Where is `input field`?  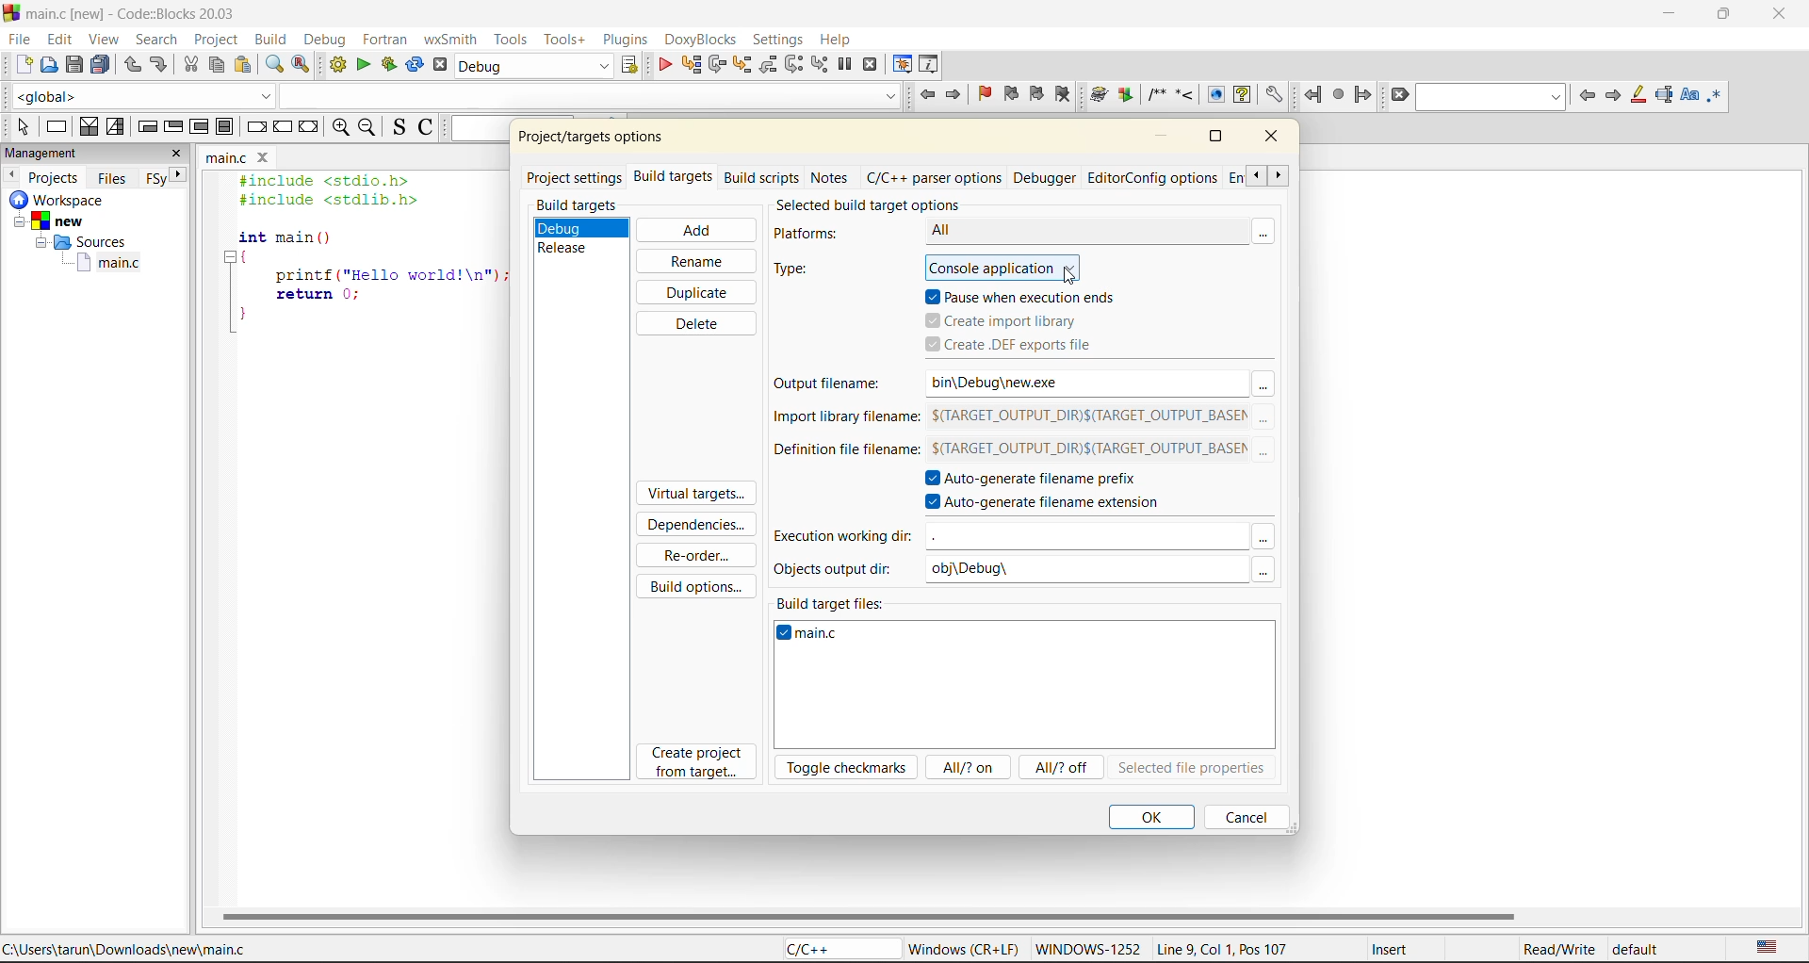
input field is located at coordinates (1083, 534).